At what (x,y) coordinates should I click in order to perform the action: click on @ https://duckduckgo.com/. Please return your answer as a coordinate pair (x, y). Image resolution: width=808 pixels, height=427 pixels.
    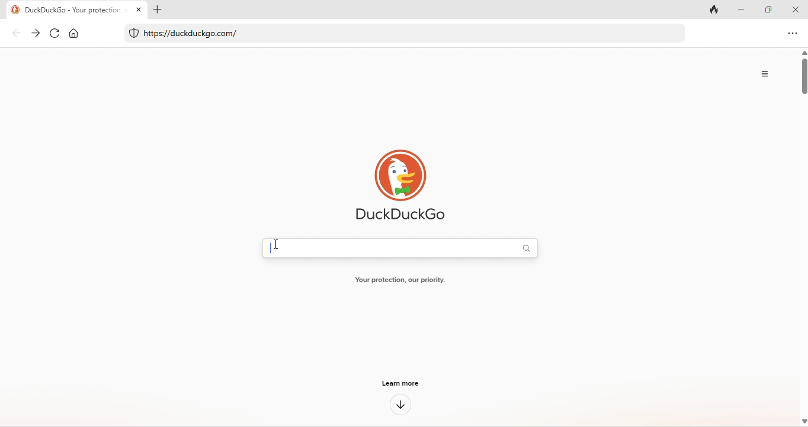
    Looking at the image, I should click on (191, 33).